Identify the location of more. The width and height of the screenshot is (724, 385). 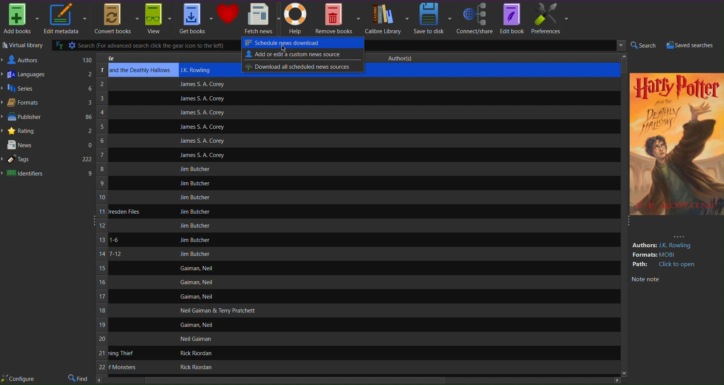
(679, 236).